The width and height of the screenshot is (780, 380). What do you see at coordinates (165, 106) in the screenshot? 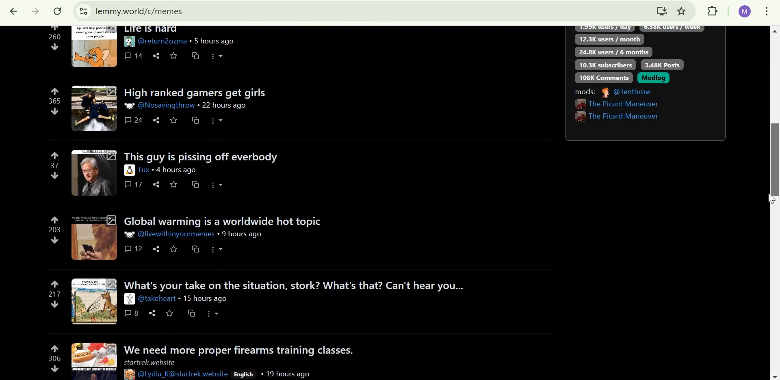
I see `User ID` at bounding box center [165, 106].